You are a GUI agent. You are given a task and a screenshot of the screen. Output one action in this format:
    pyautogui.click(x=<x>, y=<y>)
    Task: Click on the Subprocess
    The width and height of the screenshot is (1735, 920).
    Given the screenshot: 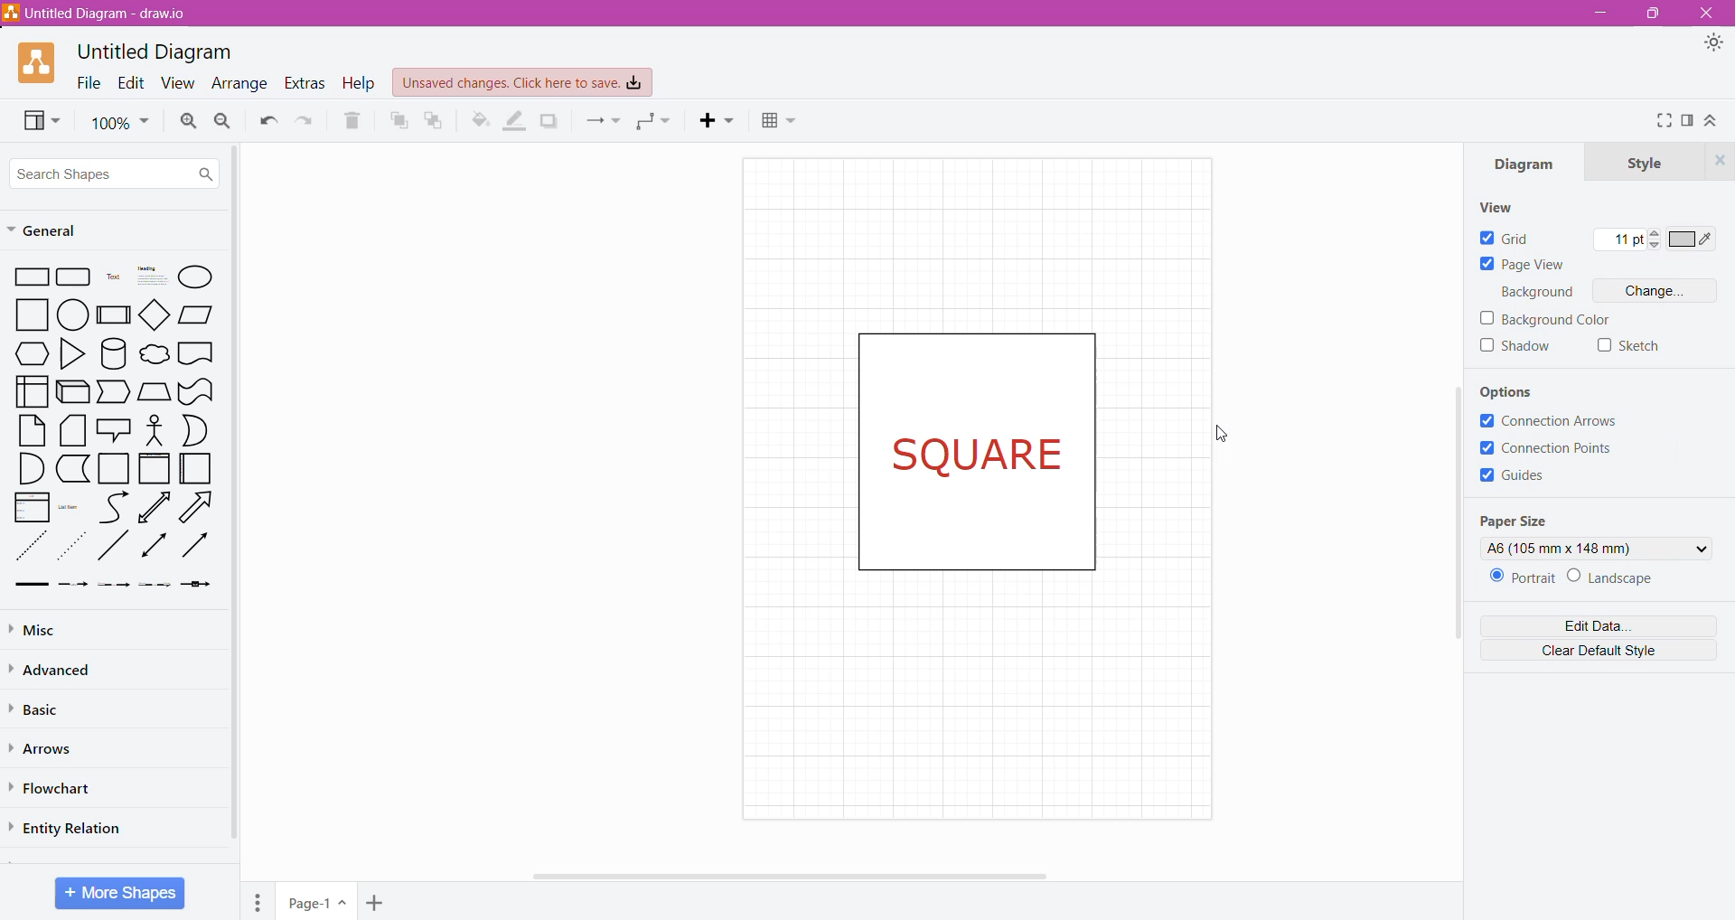 What is the action you would take?
    pyautogui.click(x=114, y=314)
    